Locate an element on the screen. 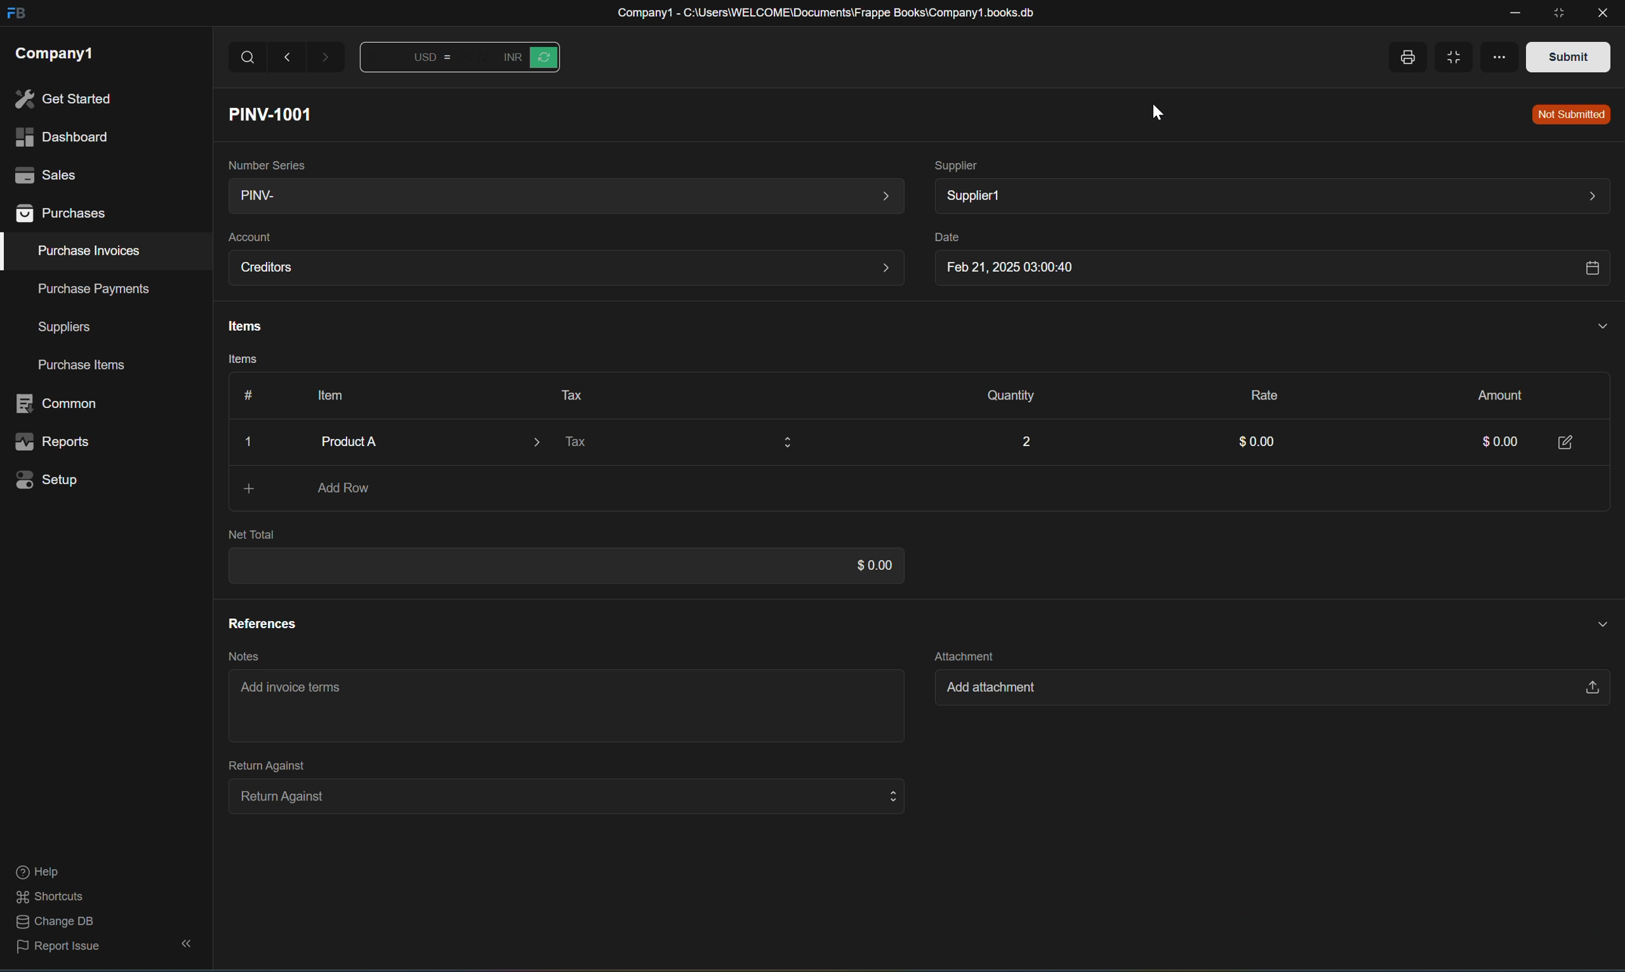  suppliers is located at coordinates (64, 327).